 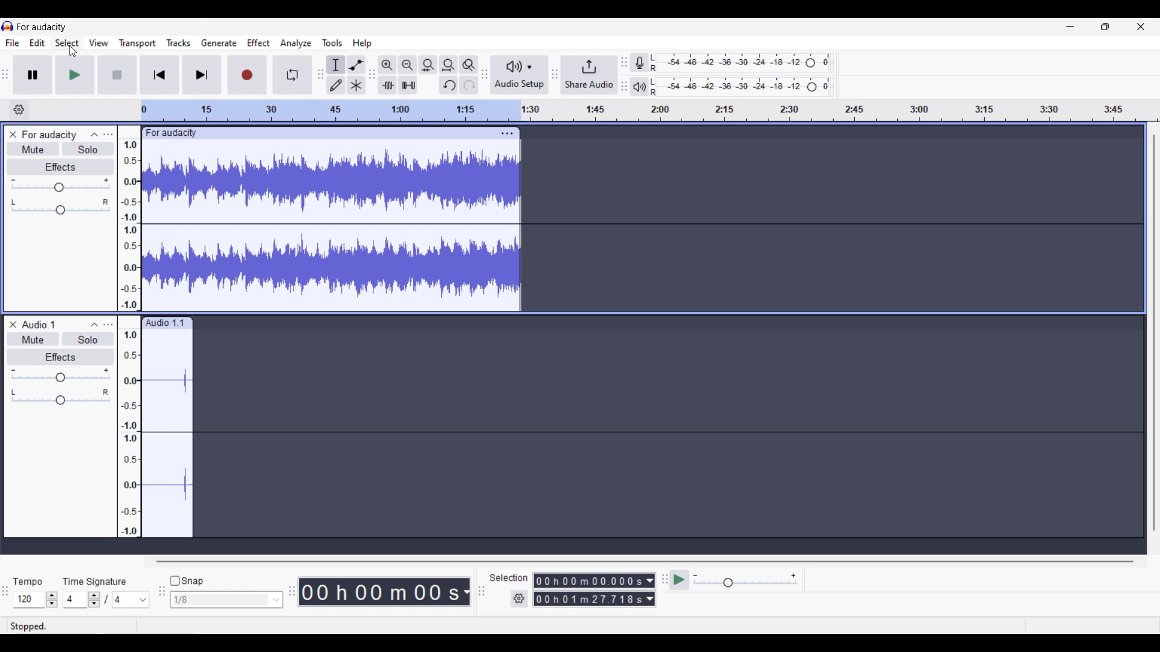 What do you see at coordinates (388, 85) in the screenshot?
I see `Trim audio outside selection` at bounding box center [388, 85].